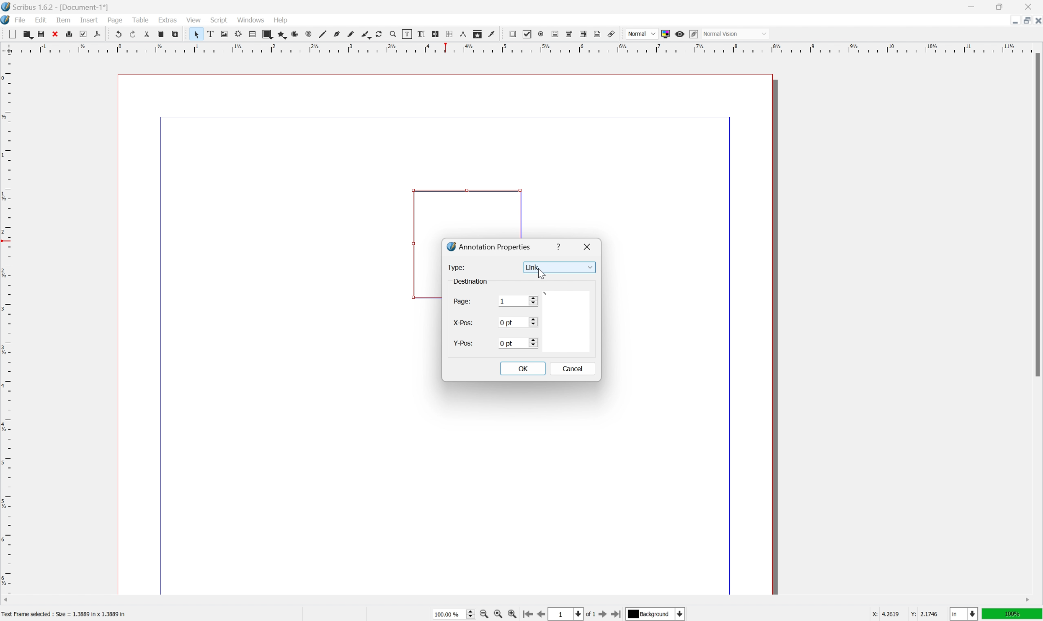 The height and width of the screenshot is (621, 1043). I want to click on restore down, so click(1023, 21).